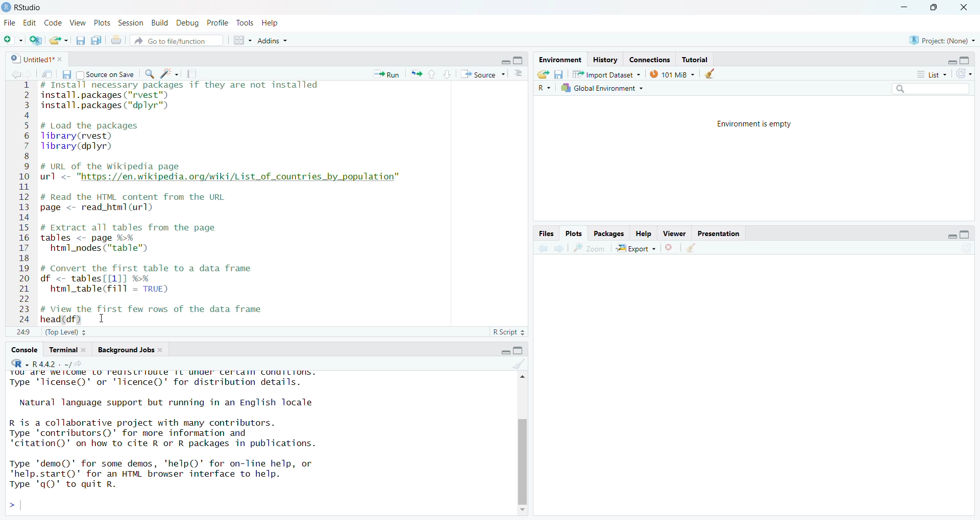 The width and height of the screenshot is (980, 520). I want to click on clear, so click(690, 247).